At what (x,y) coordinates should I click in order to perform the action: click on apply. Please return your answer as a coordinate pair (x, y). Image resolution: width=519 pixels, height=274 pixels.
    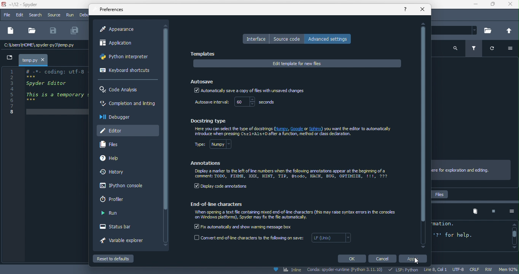
    Looking at the image, I should click on (415, 260).